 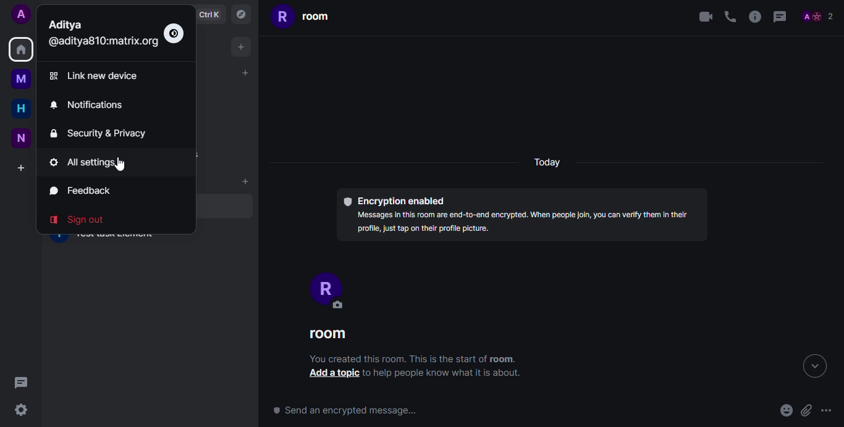 What do you see at coordinates (208, 15) in the screenshot?
I see `ctrlK` at bounding box center [208, 15].